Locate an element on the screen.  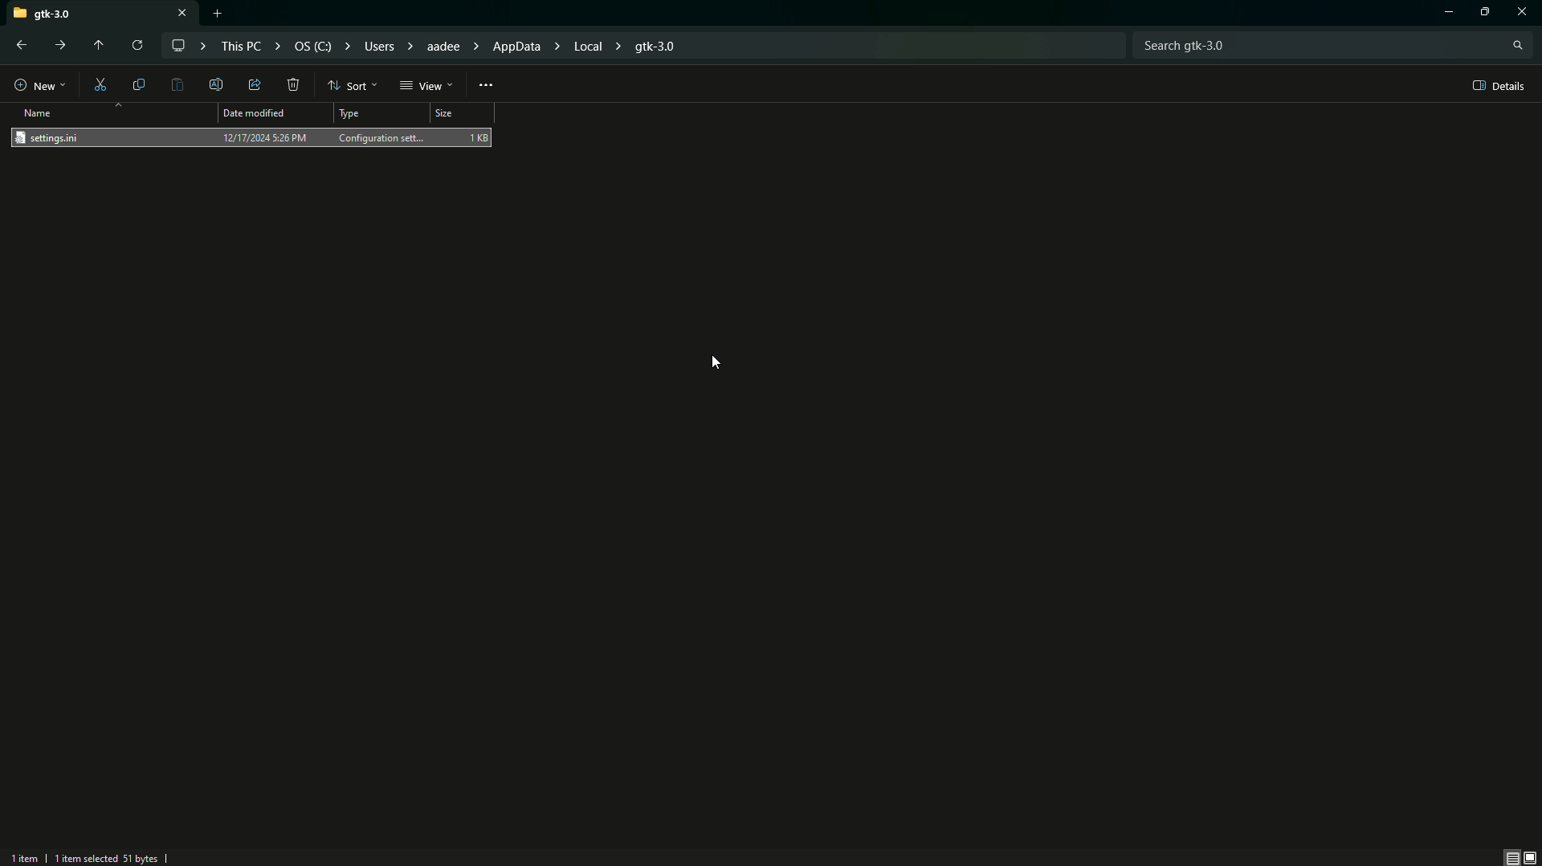
Minimize is located at coordinates (1440, 14).